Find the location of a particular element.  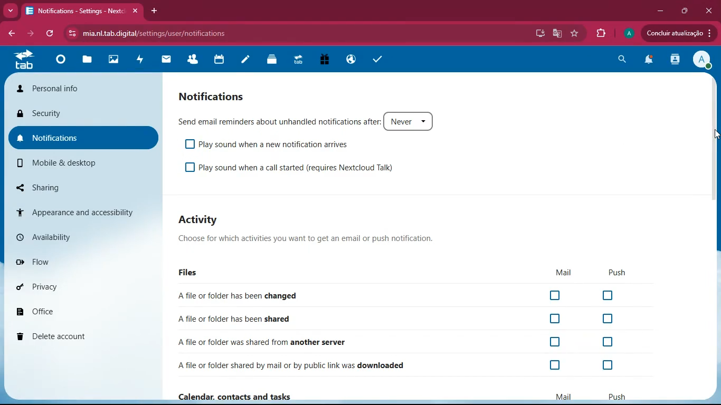

maximize is located at coordinates (684, 11).